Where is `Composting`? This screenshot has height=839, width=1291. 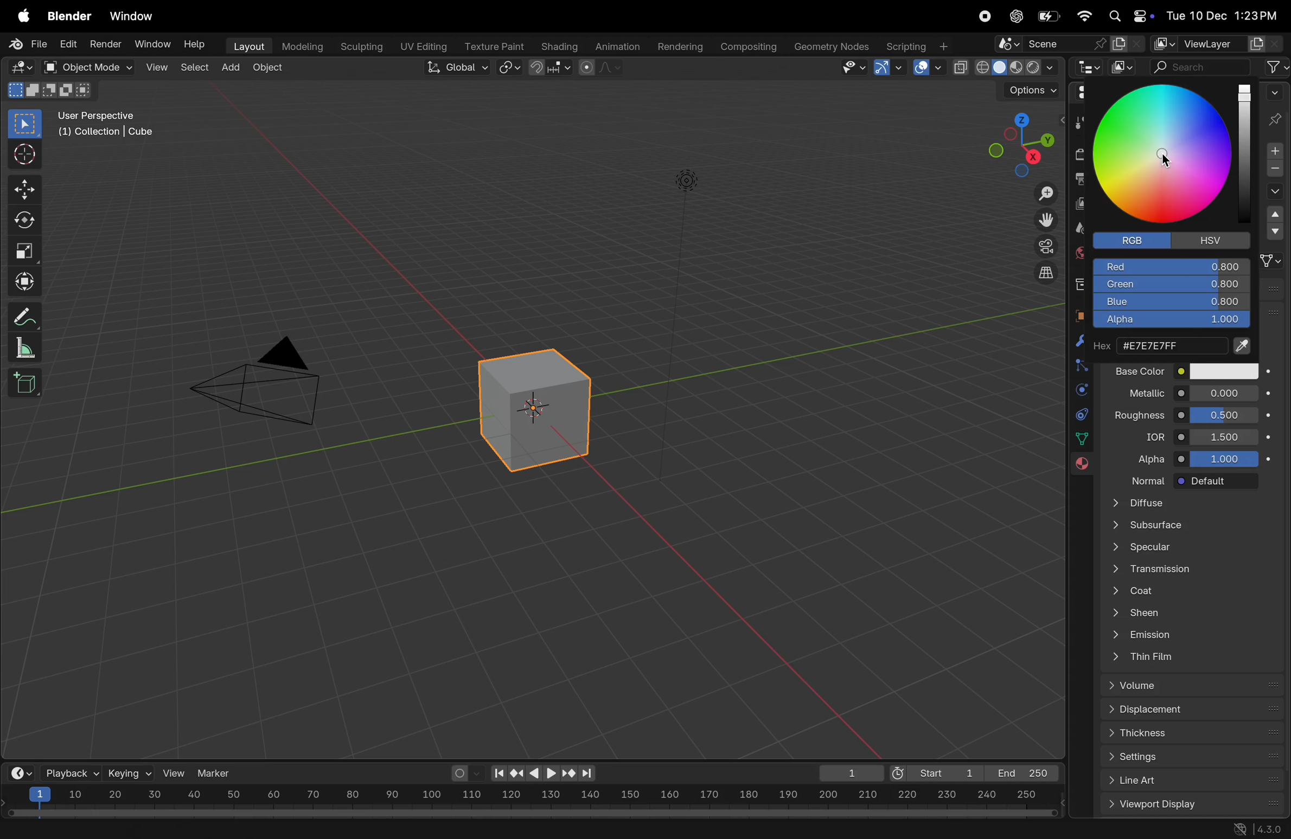 Composting is located at coordinates (749, 47).